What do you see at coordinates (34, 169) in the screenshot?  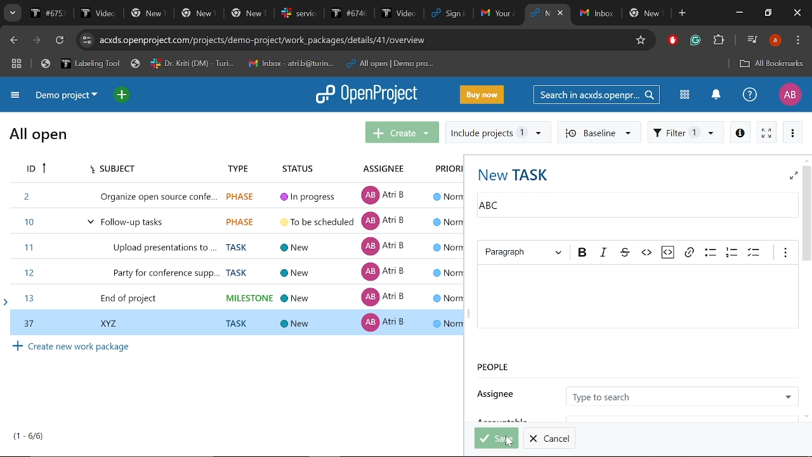 I see `Task Id` at bounding box center [34, 169].